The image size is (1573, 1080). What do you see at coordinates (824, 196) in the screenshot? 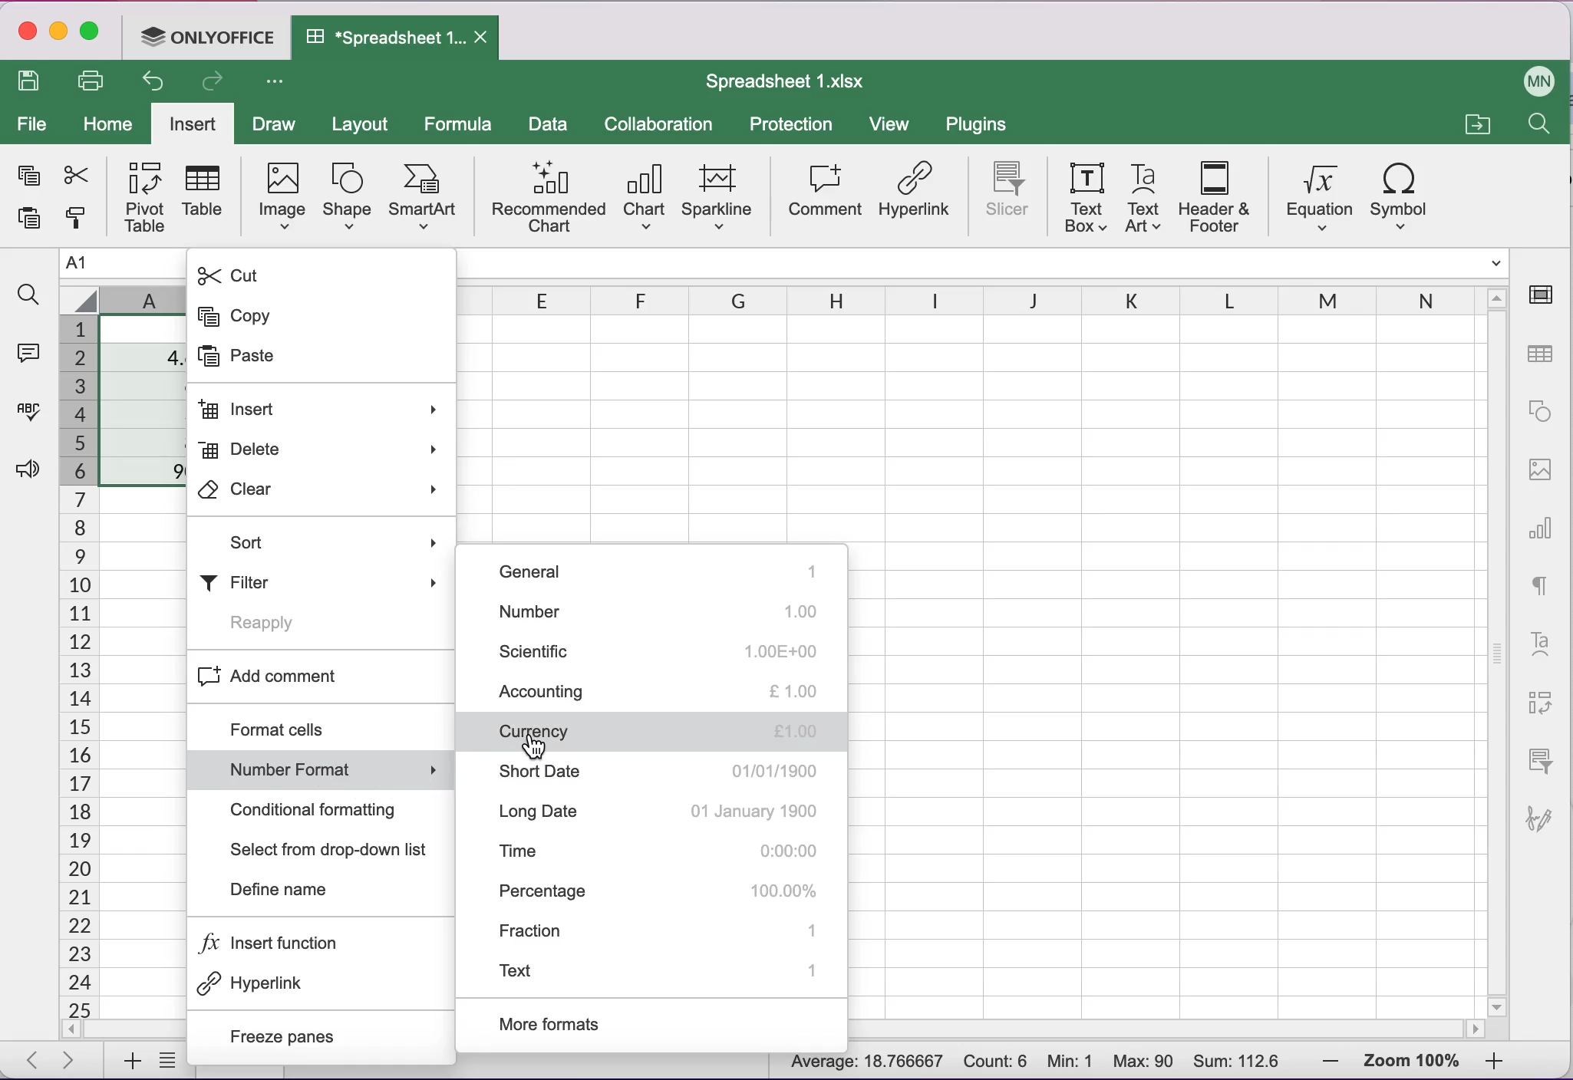
I see `comment` at bounding box center [824, 196].